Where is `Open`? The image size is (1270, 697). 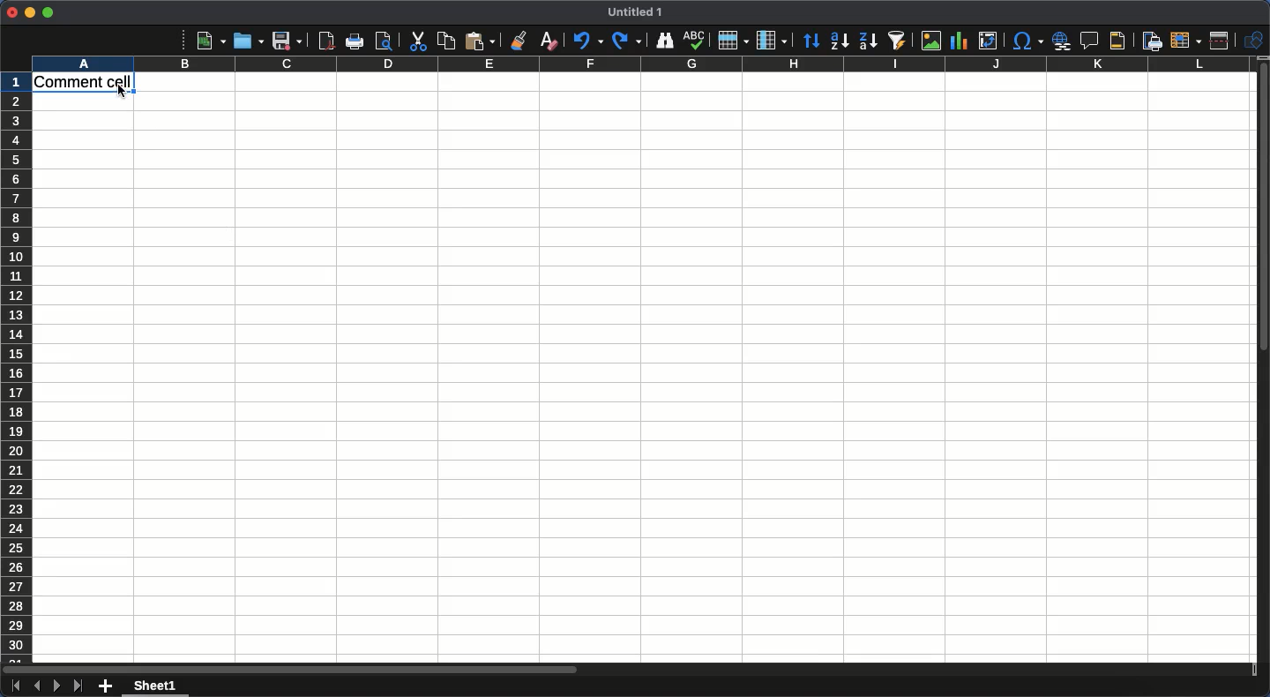 Open is located at coordinates (248, 42).